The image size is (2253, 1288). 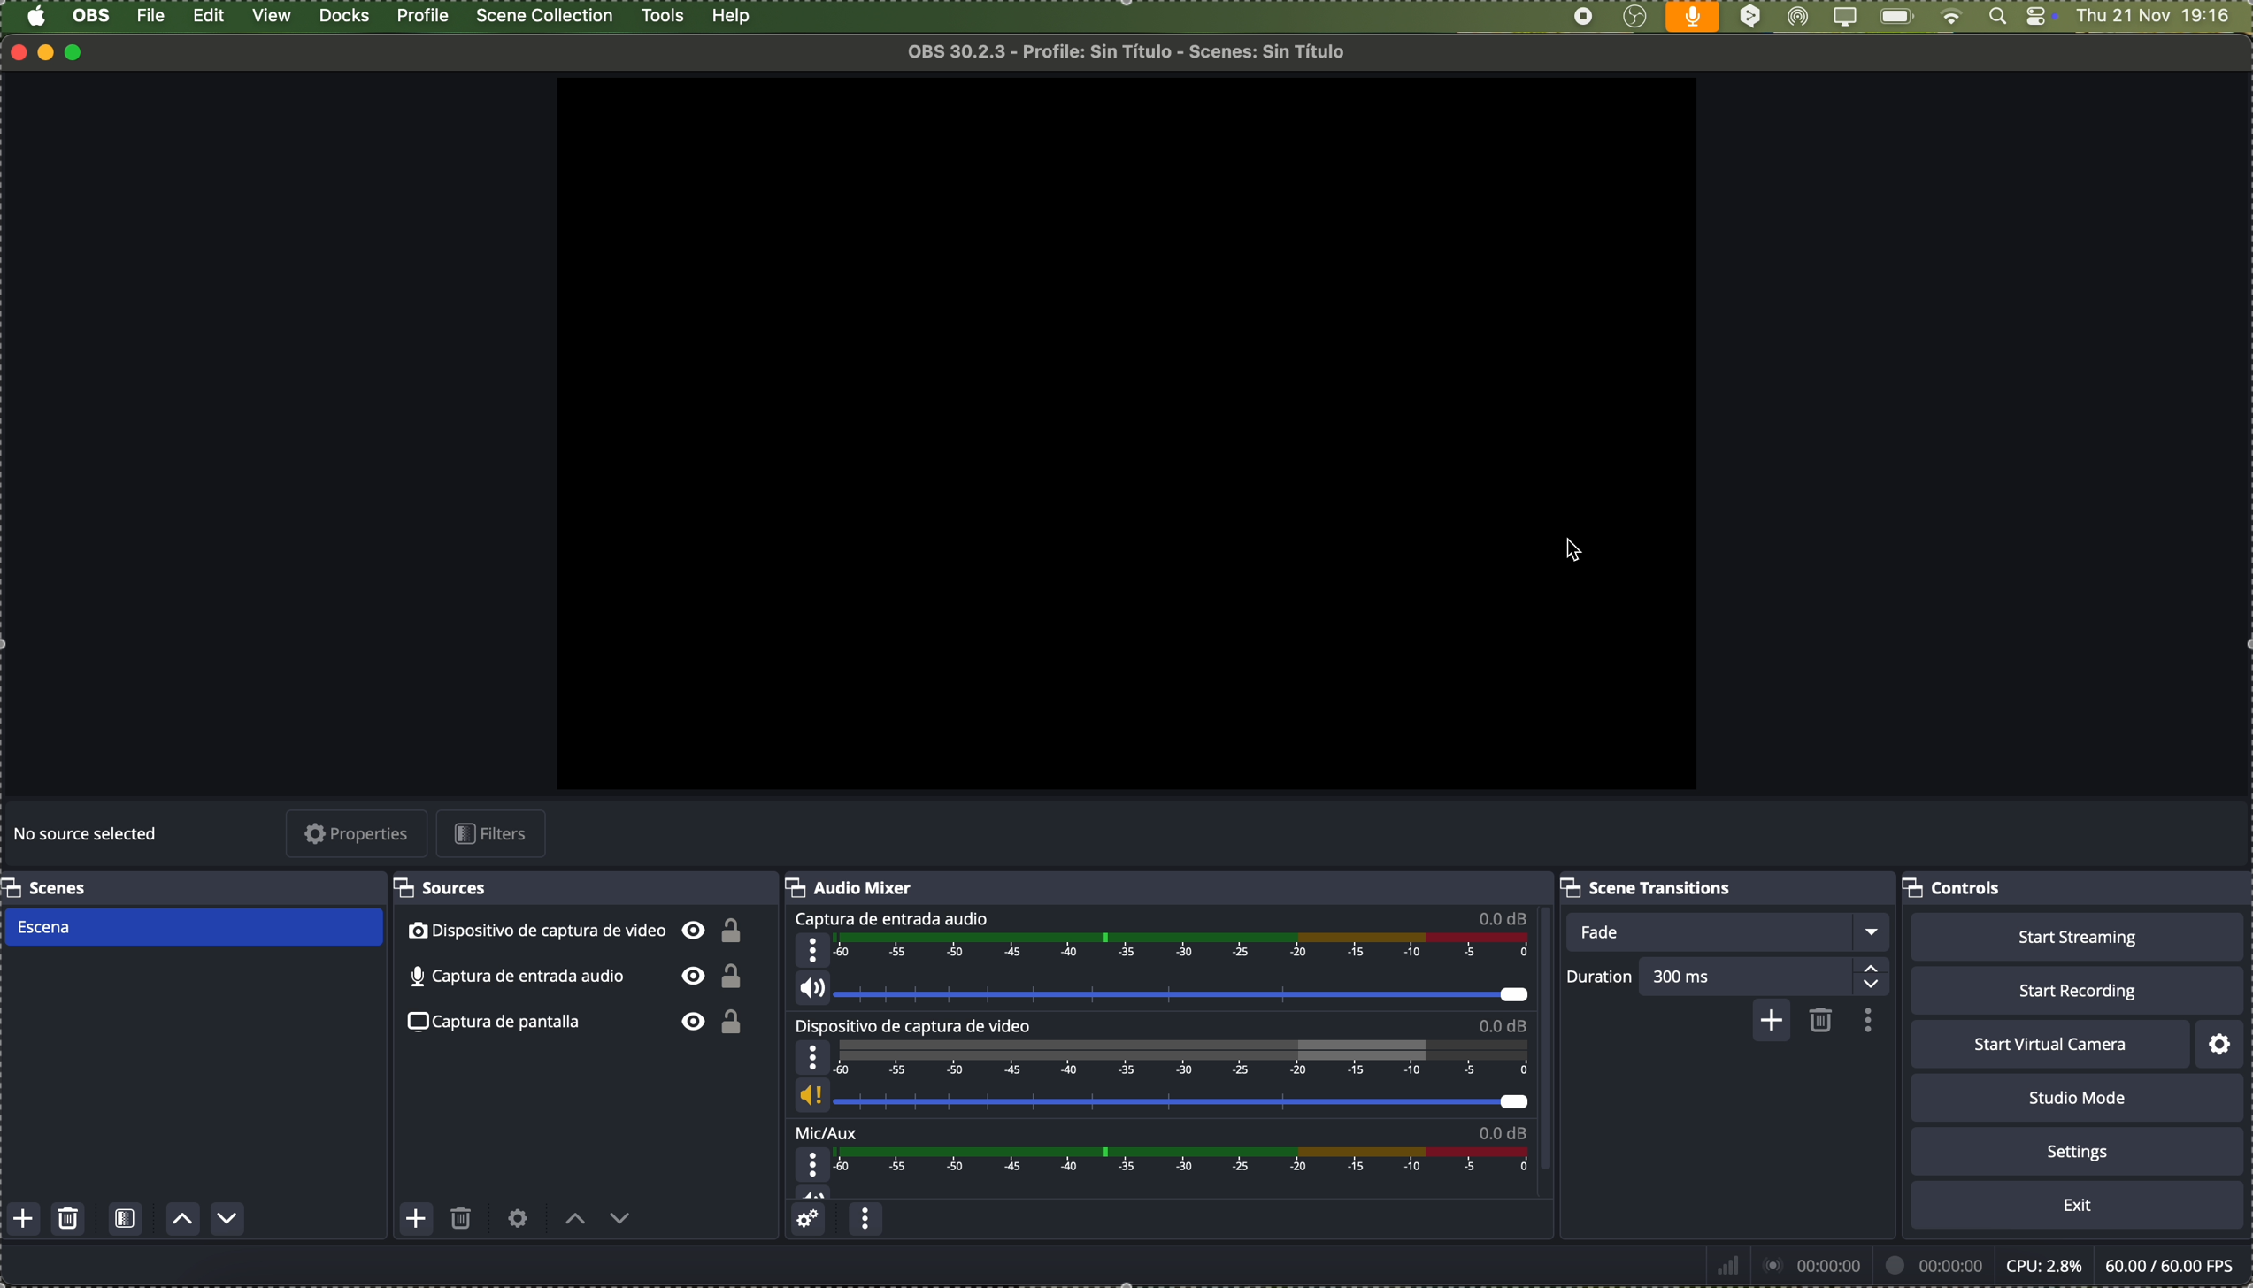 What do you see at coordinates (93, 15) in the screenshot?
I see `OBS` at bounding box center [93, 15].